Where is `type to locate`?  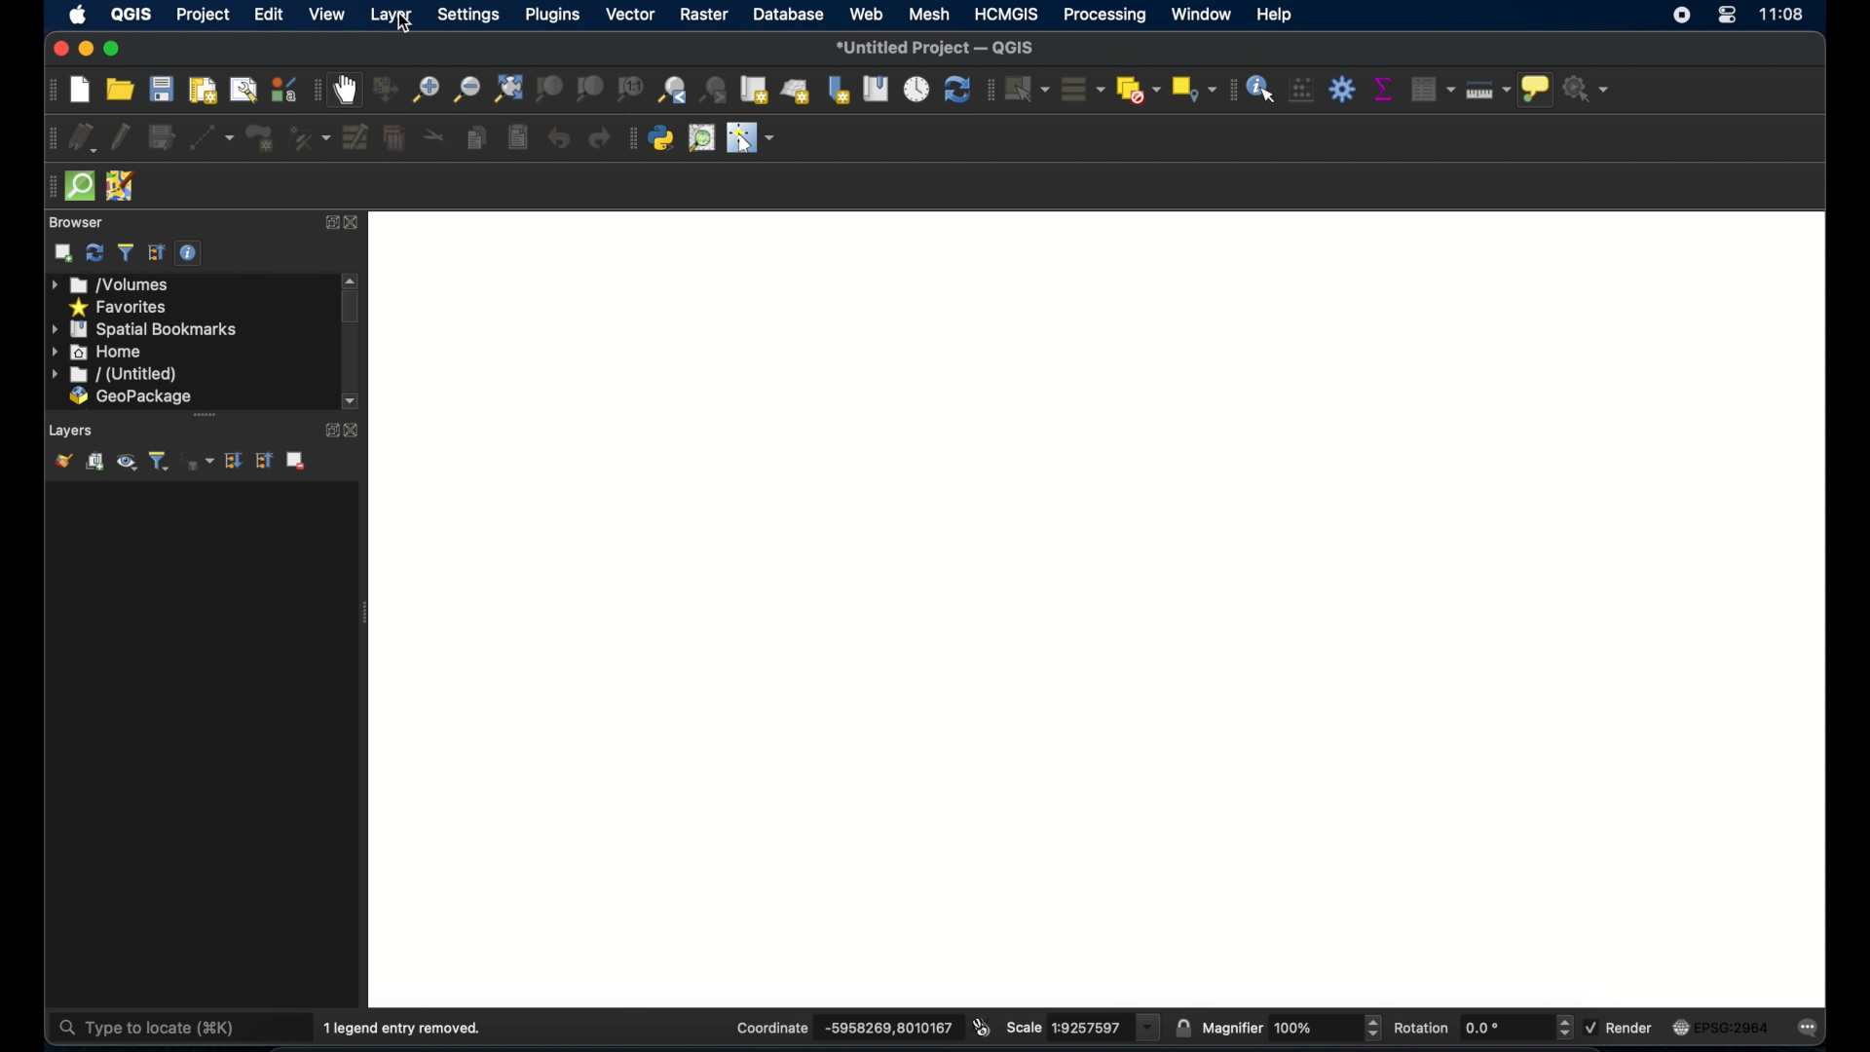
type to locate is located at coordinates (151, 1026).